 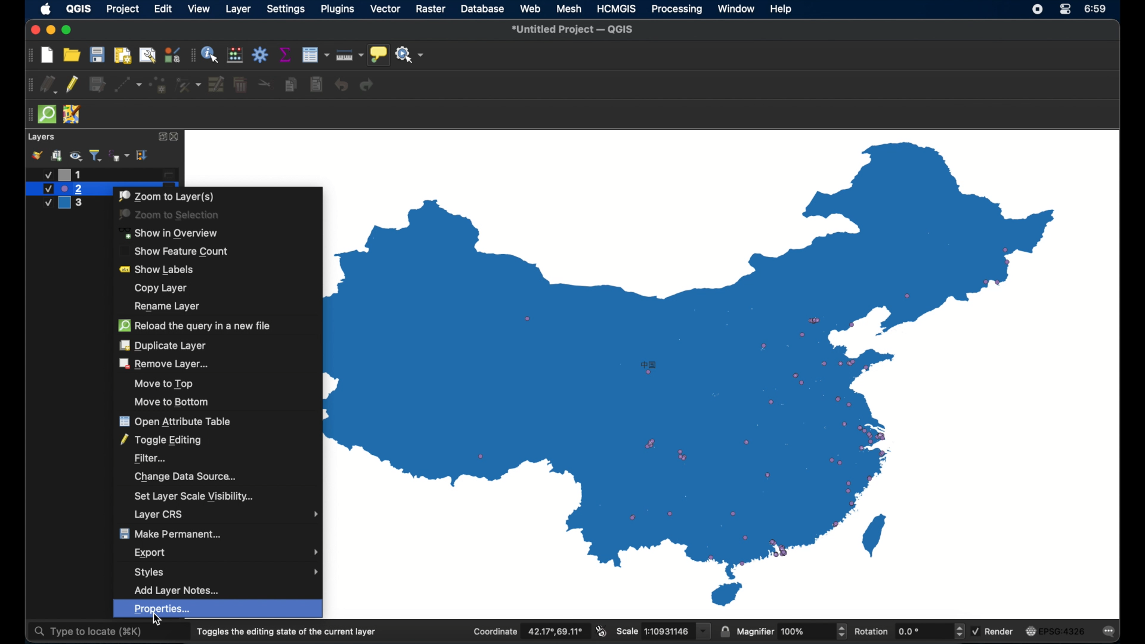 What do you see at coordinates (164, 346) in the screenshot?
I see `duplicate layer` at bounding box center [164, 346].